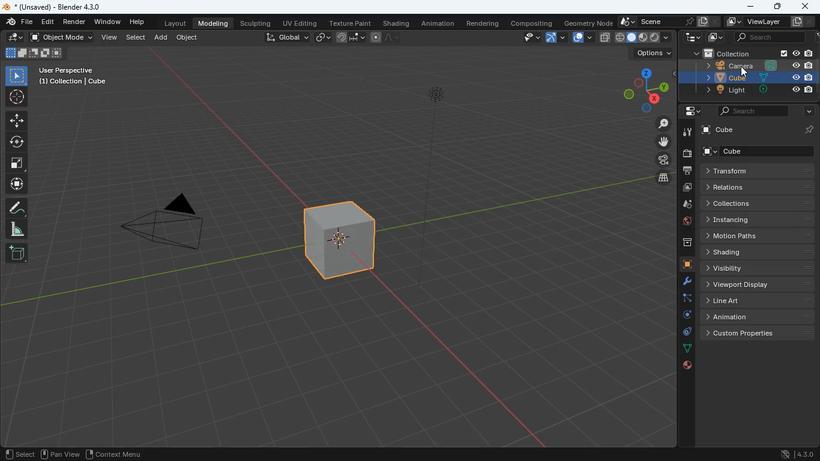  What do you see at coordinates (17, 22) in the screenshot?
I see `blender` at bounding box center [17, 22].